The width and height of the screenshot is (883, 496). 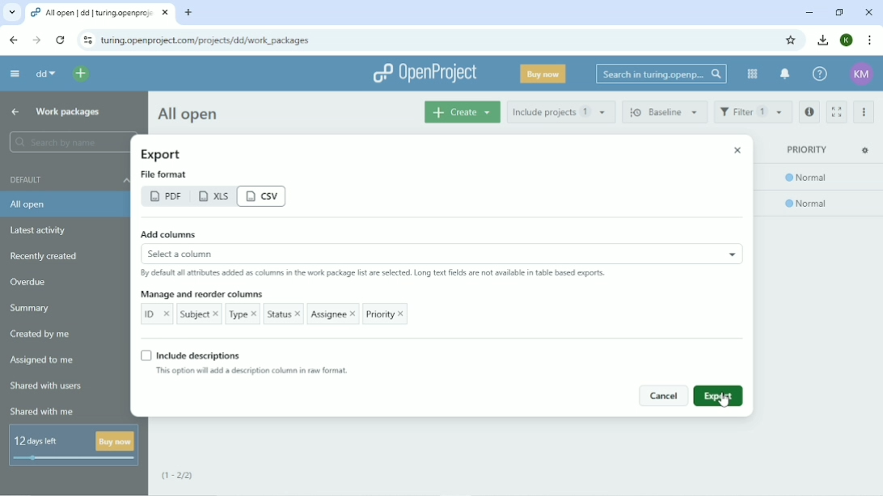 What do you see at coordinates (809, 208) in the screenshot?
I see `normal` at bounding box center [809, 208].